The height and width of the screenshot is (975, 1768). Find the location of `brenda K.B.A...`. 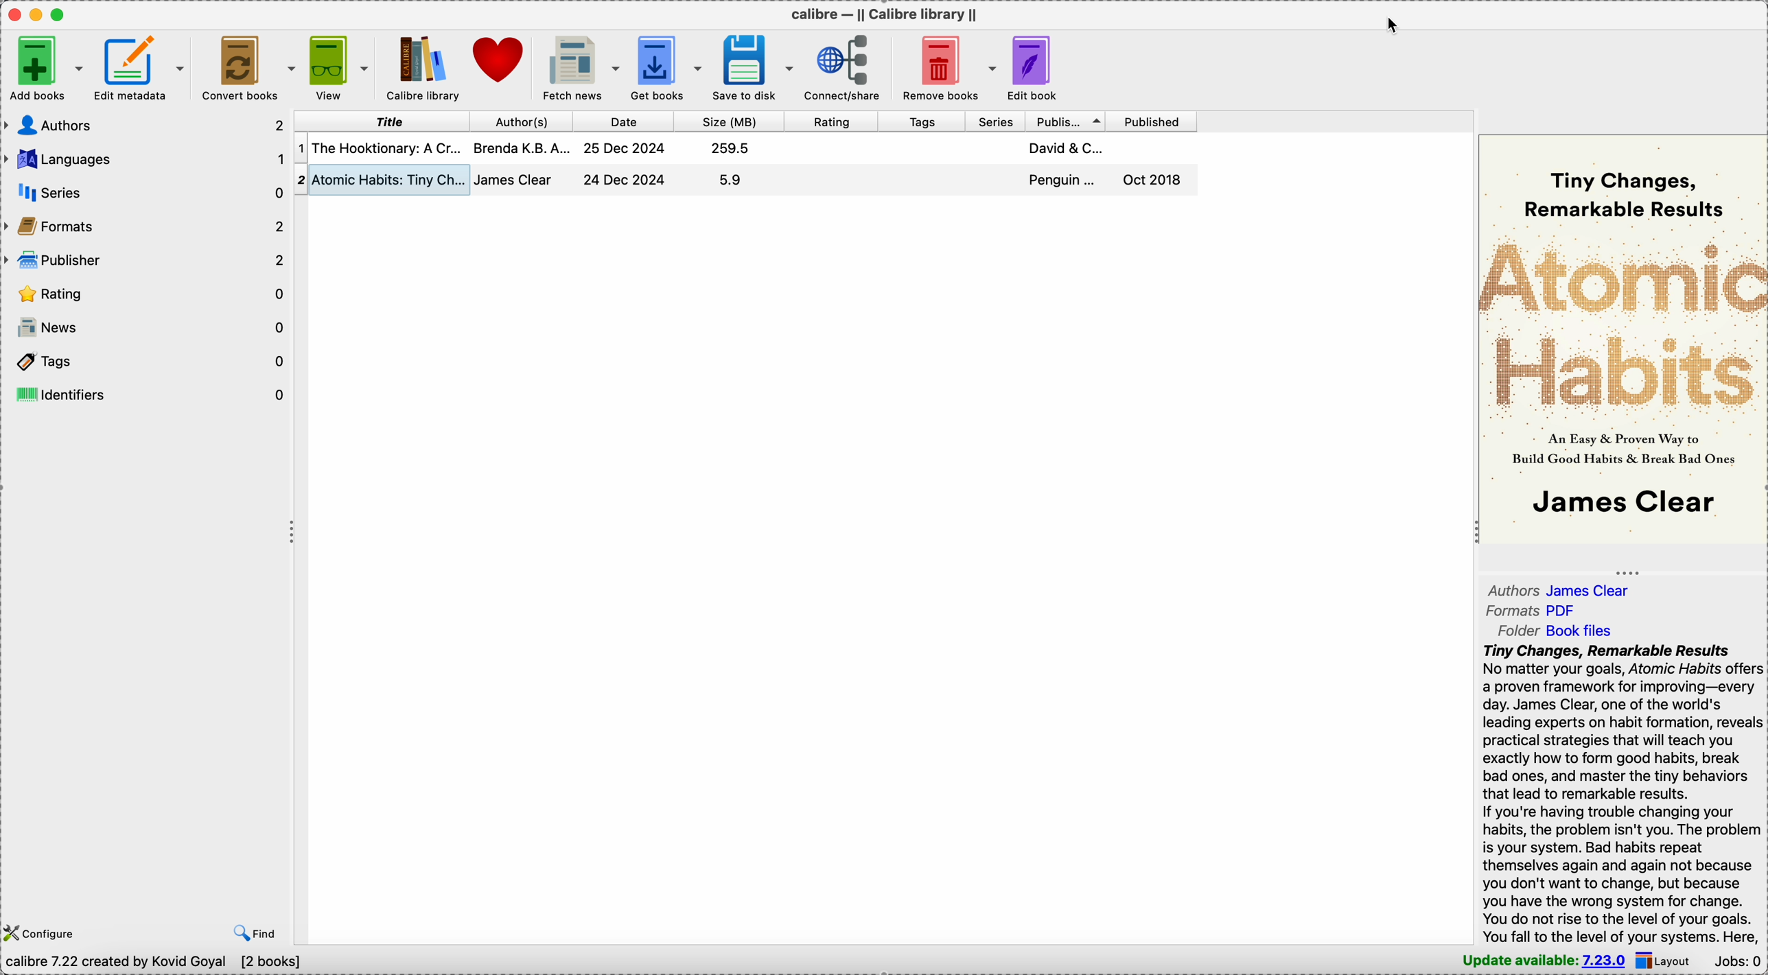

brenda K.B.A... is located at coordinates (519, 148).